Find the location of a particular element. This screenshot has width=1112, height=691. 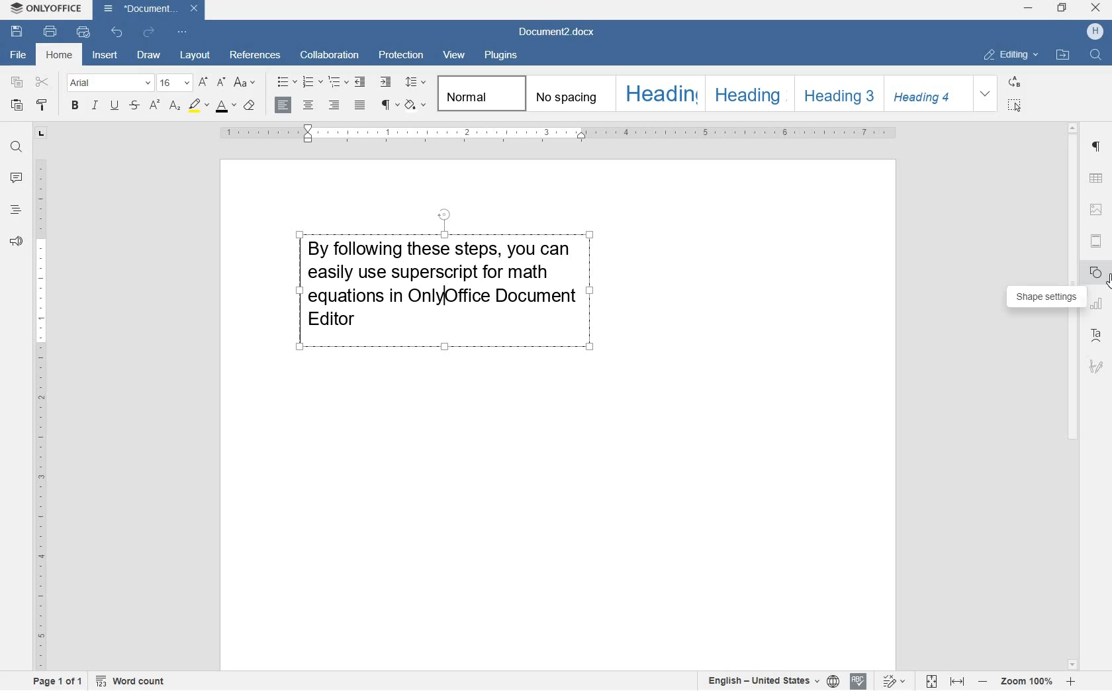

ruler is located at coordinates (561, 135).